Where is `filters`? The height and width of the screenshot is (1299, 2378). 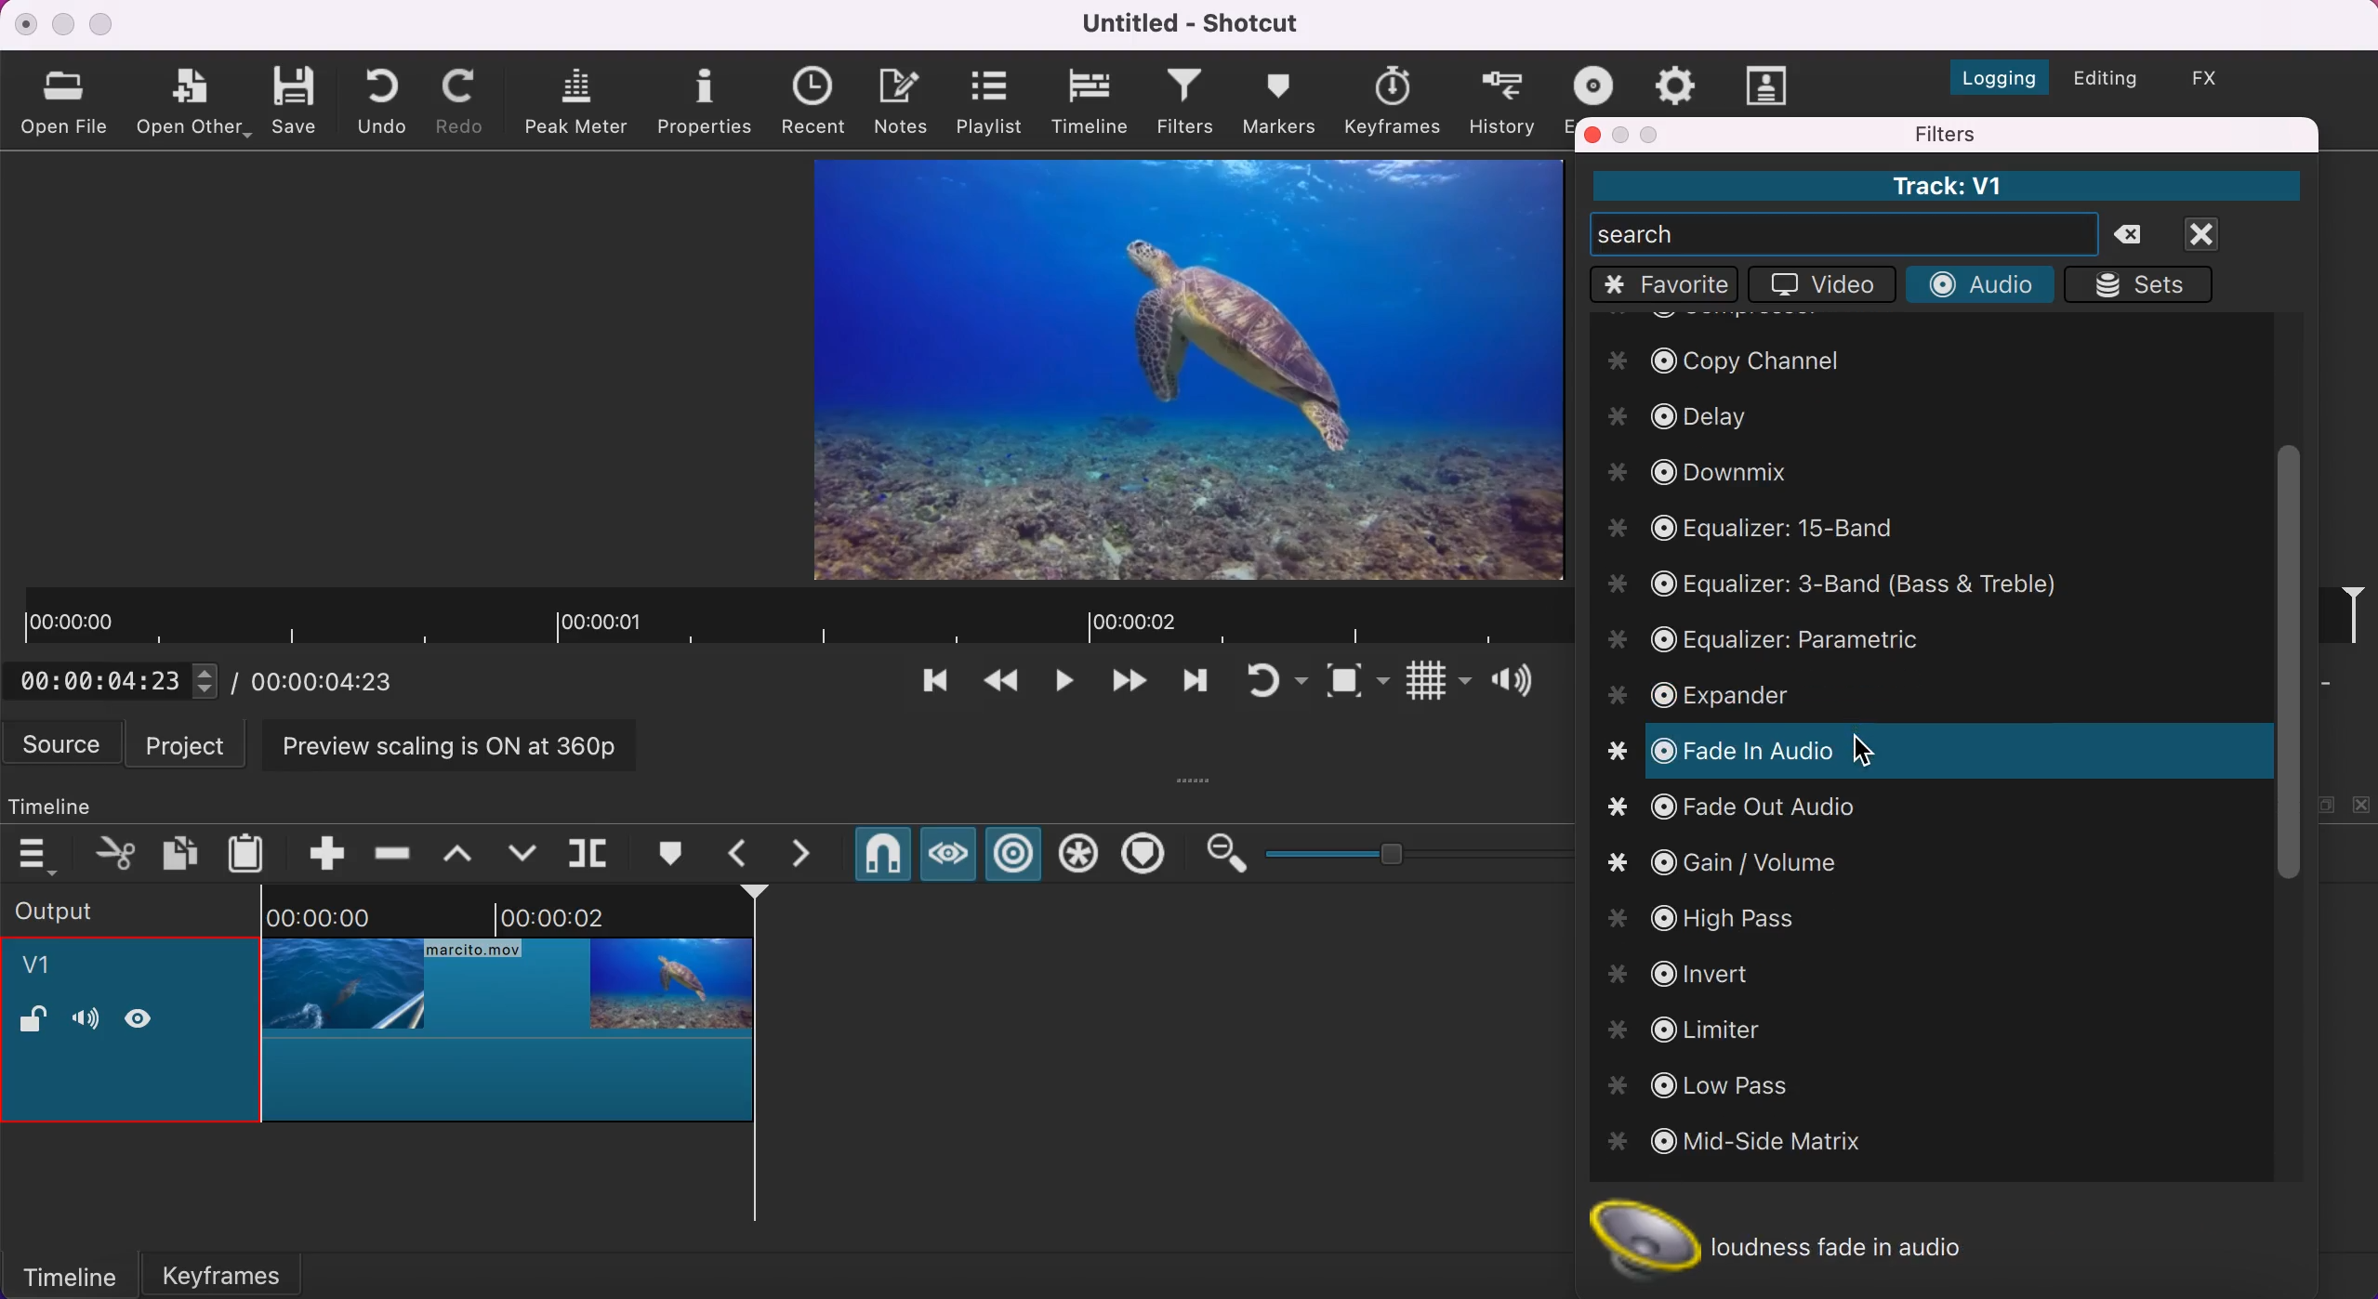 filters is located at coordinates (1187, 104).